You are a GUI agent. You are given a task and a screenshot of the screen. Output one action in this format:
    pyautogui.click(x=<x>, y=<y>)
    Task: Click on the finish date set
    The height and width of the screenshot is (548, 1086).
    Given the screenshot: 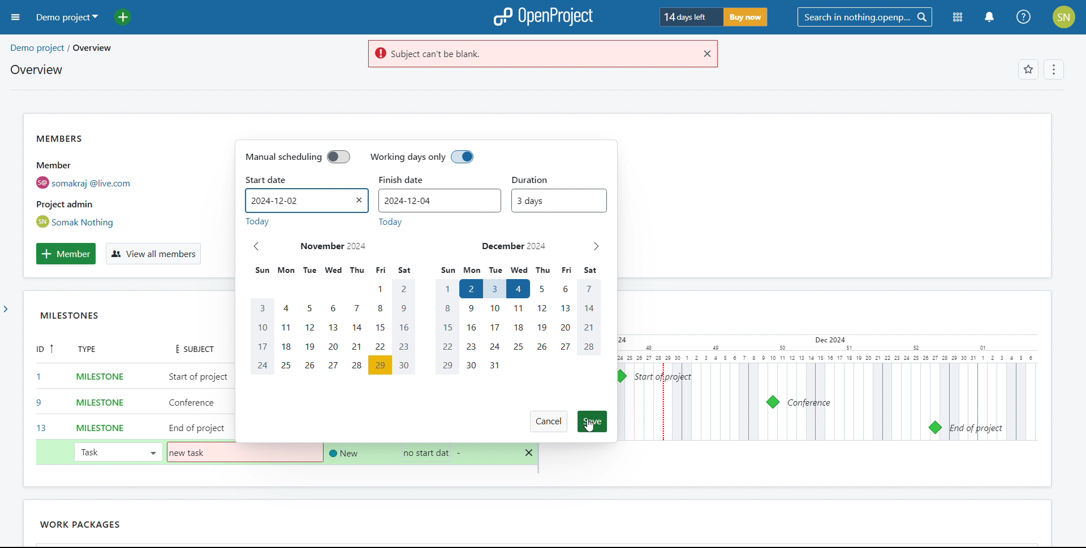 What is the action you would take?
    pyautogui.click(x=439, y=200)
    